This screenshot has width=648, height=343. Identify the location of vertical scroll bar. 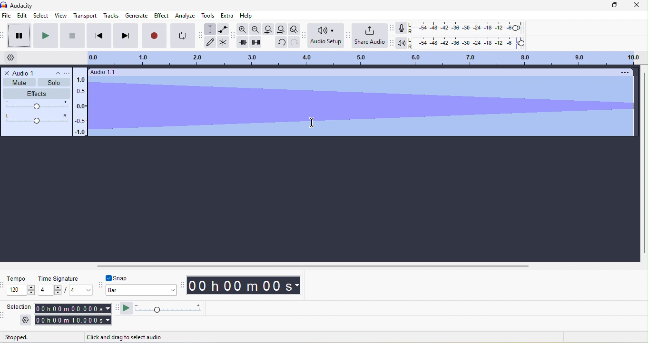
(644, 163).